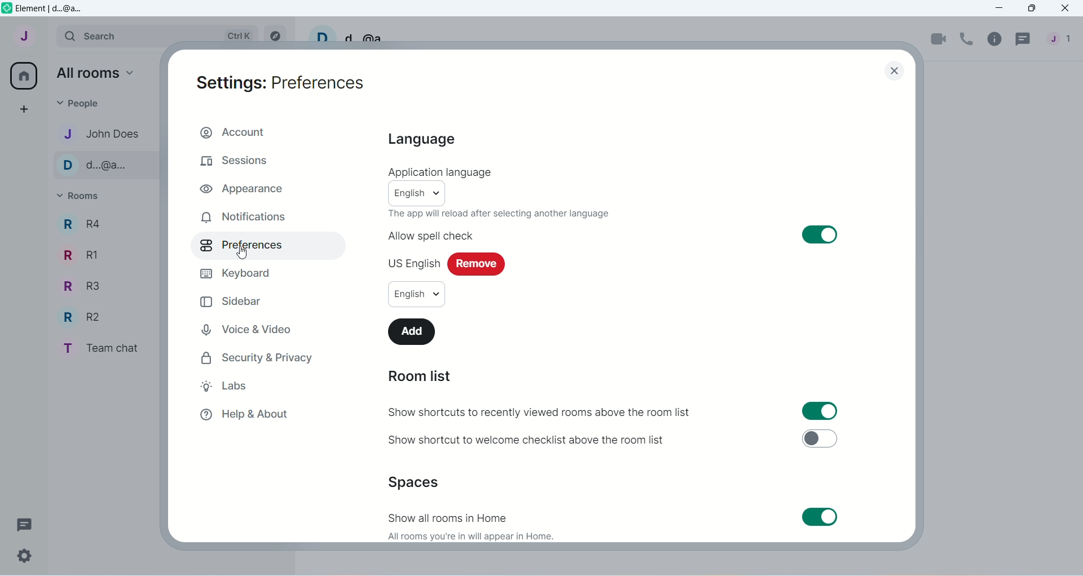 This screenshot has height=576, width=1083. What do you see at coordinates (524, 441) in the screenshot?
I see `Show shortcut to welcome checklist above the room list` at bounding box center [524, 441].